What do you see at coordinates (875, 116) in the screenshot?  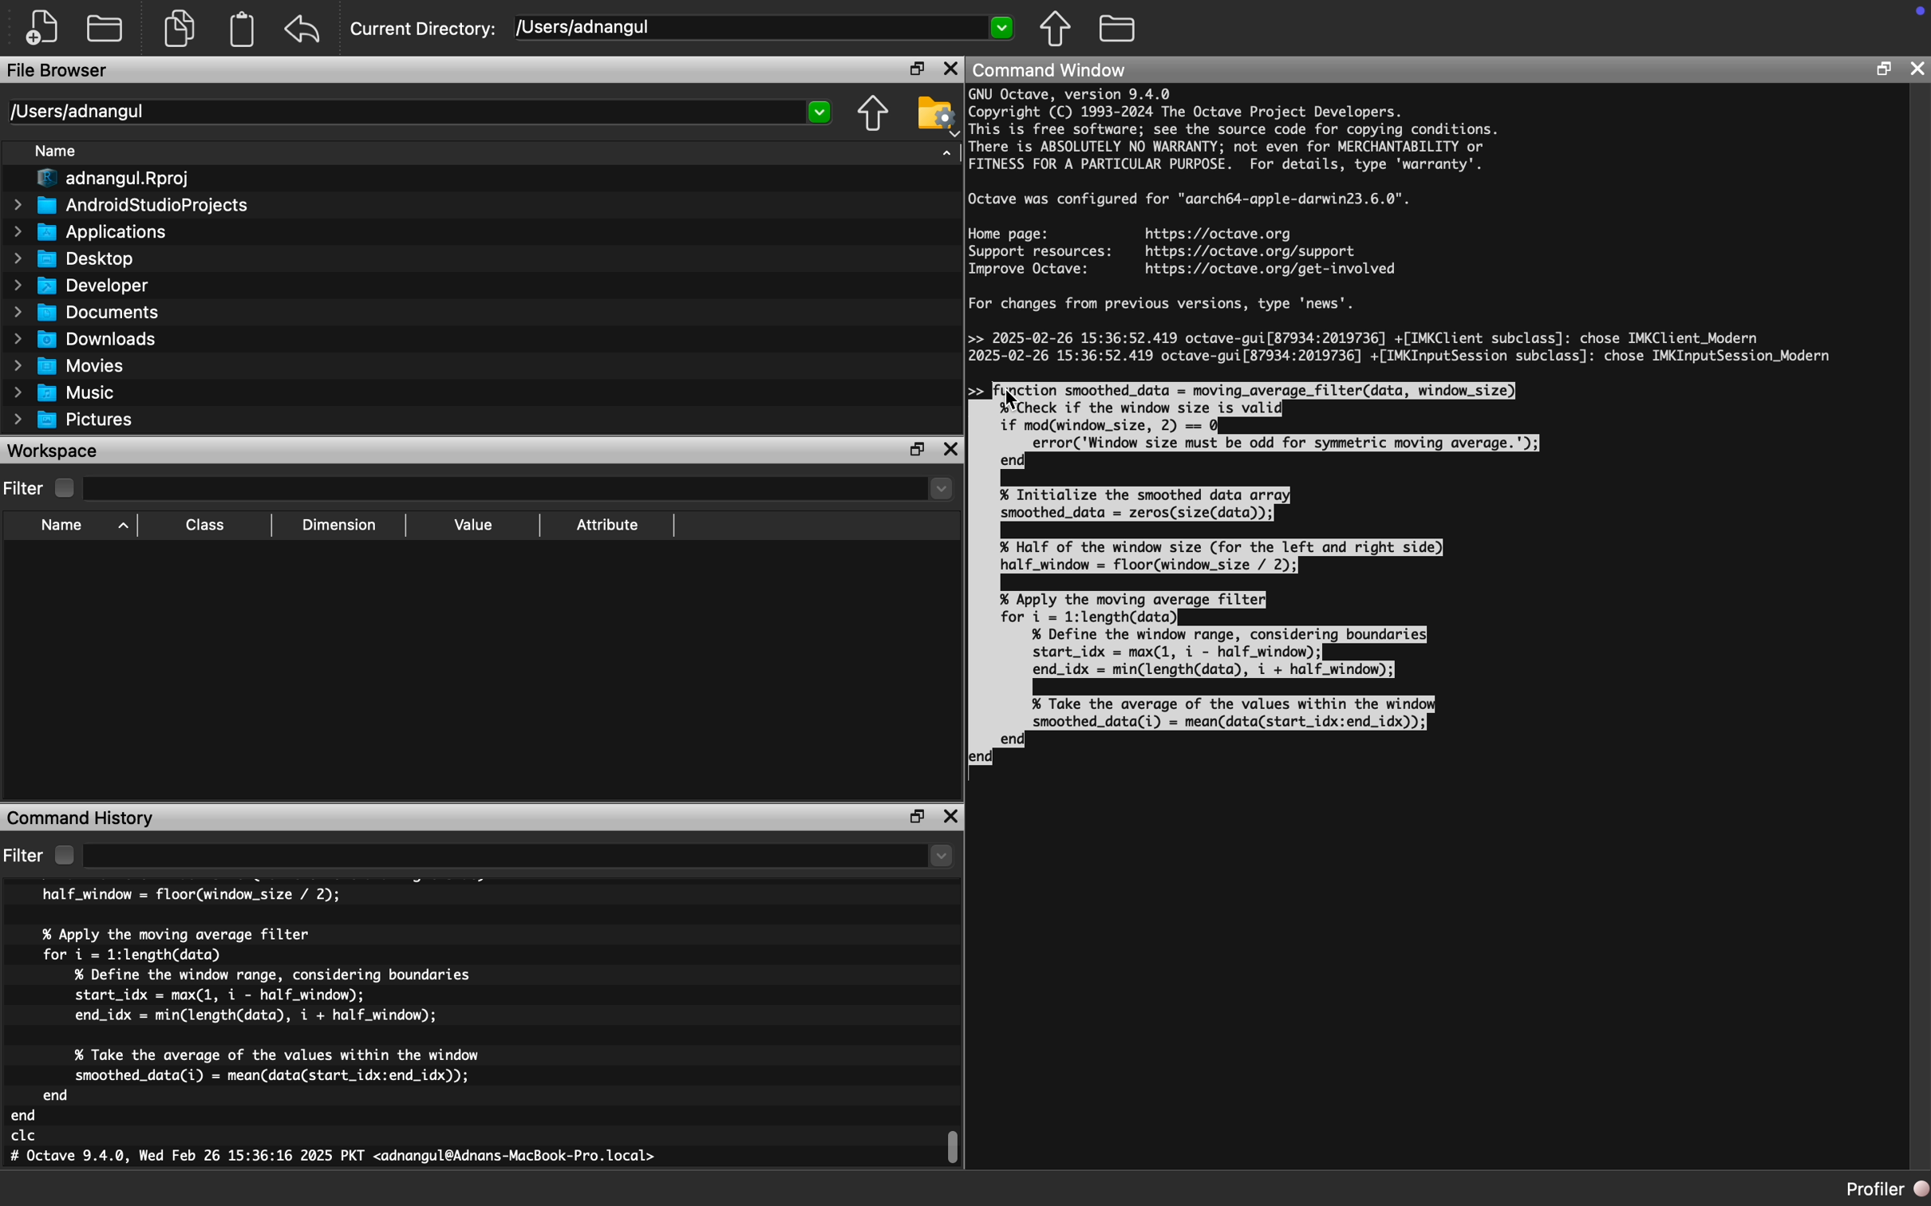 I see `Parent Directory` at bounding box center [875, 116].